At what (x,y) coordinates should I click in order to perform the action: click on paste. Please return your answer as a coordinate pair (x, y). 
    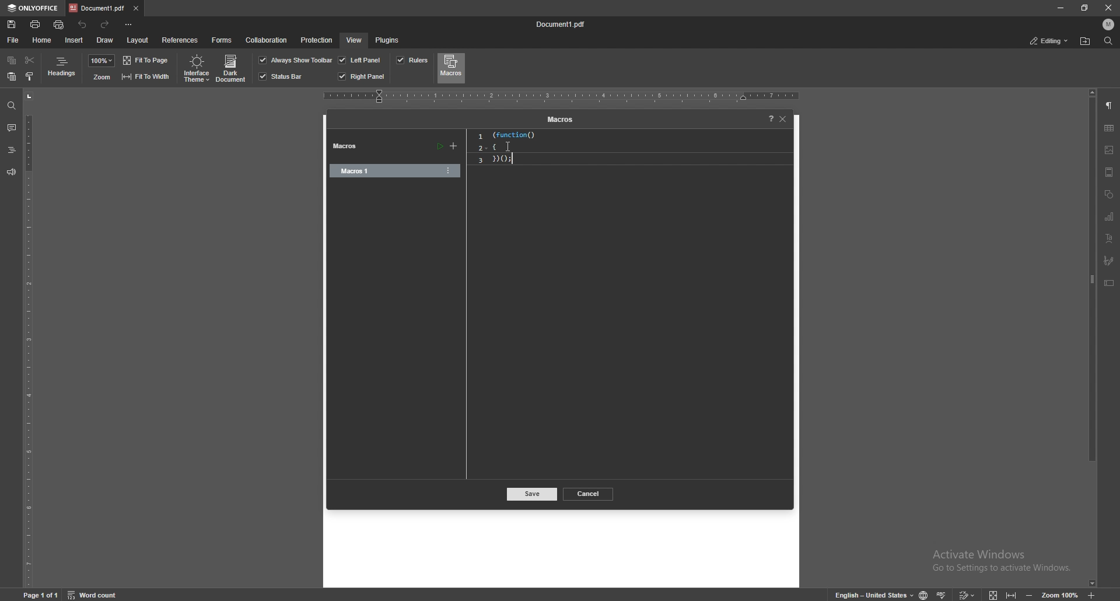
    Looking at the image, I should click on (12, 77).